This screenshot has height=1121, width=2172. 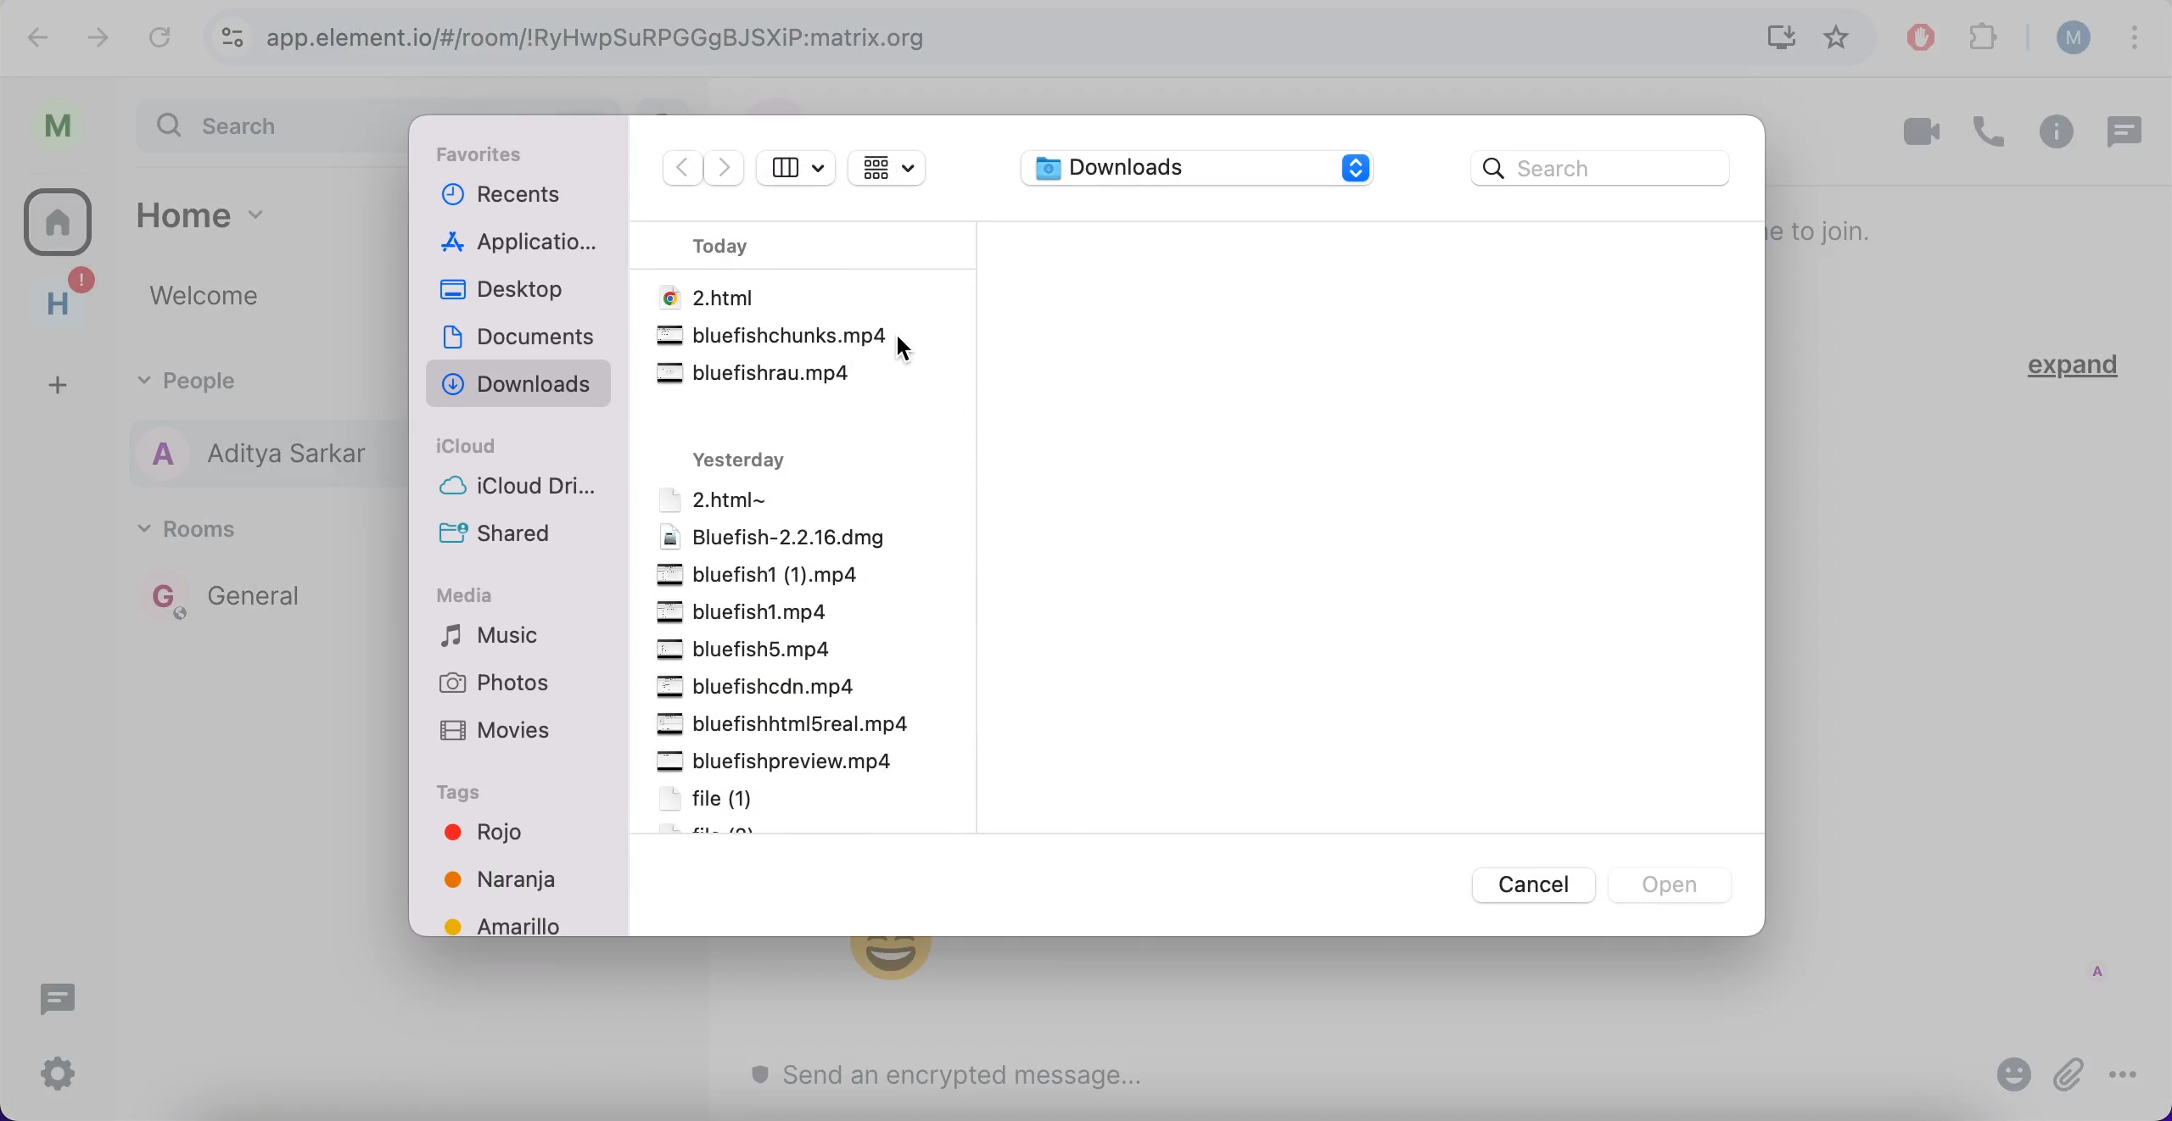 I want to click on downloads, so click(x=1208, y=168).